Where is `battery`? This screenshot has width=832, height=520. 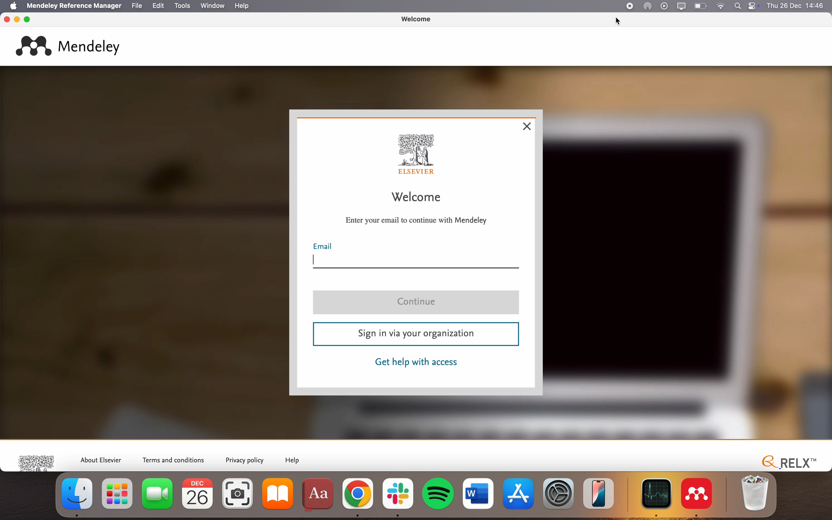 battery is located at coordinates (701, 6).